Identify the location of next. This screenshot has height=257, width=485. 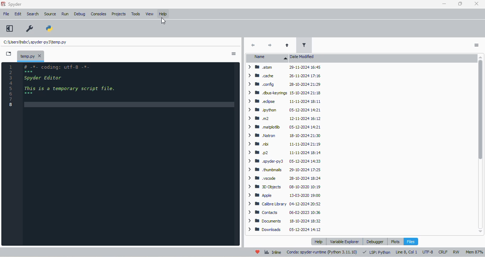
(269, 45).